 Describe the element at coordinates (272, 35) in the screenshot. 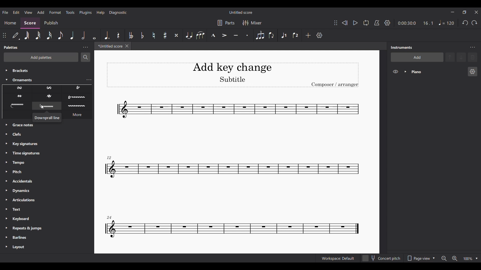

I see `Flip direction` at that location.